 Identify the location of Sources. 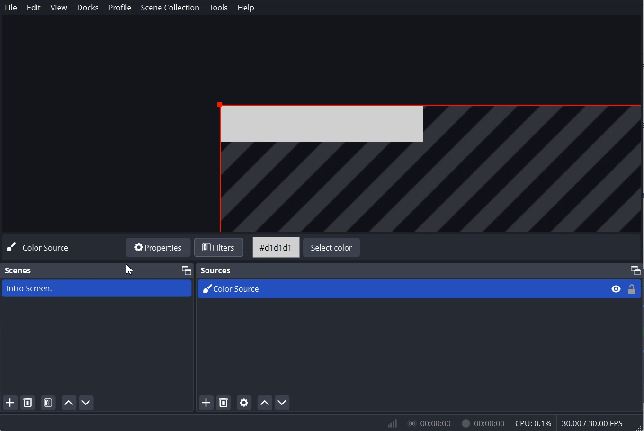
(215, 269).